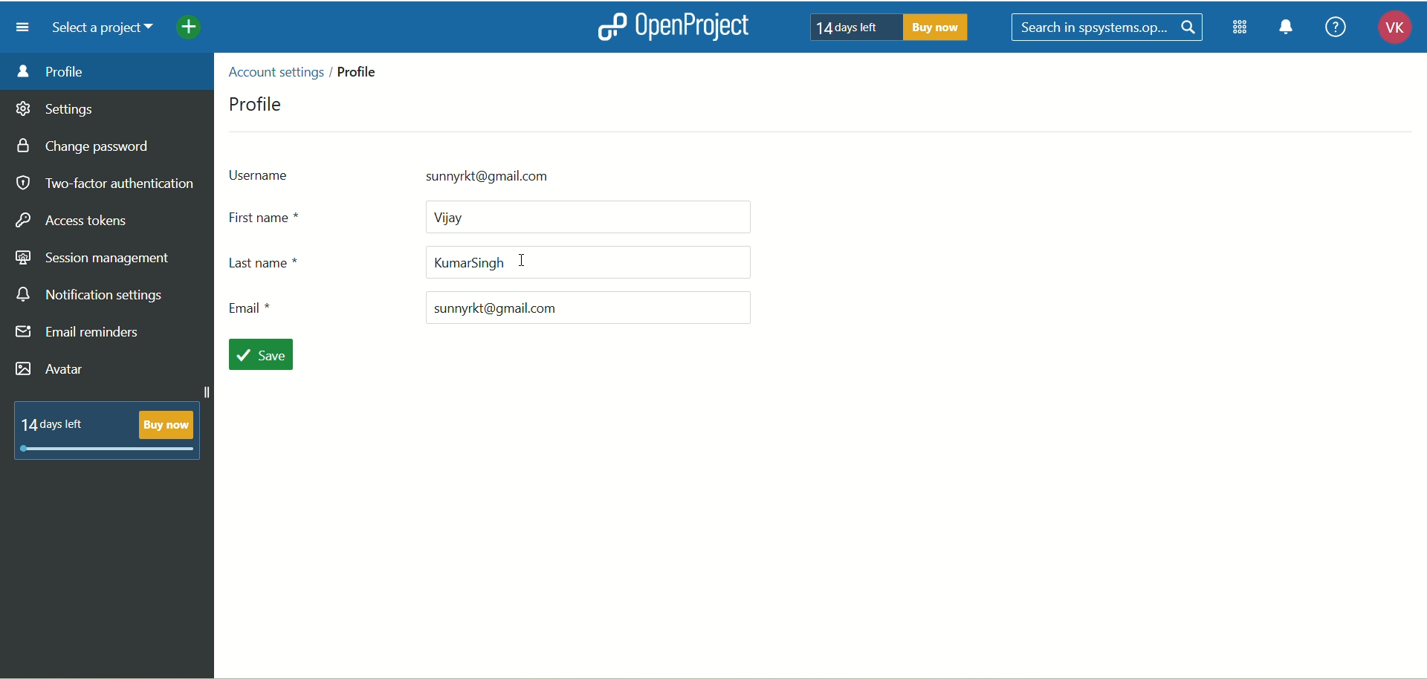 Image resolution: width=1427 pixels, height=679 pixels. Describe the element at coordinates (491, 259) in the screenshot. I see `last name` at that location.